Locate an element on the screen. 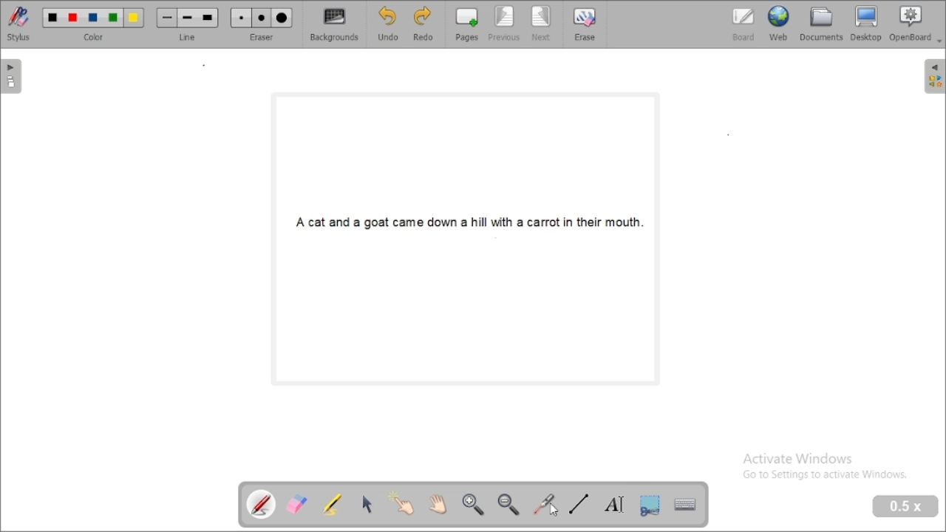 The image size is (946, 532). eraser is located at coordinates (261, 24).